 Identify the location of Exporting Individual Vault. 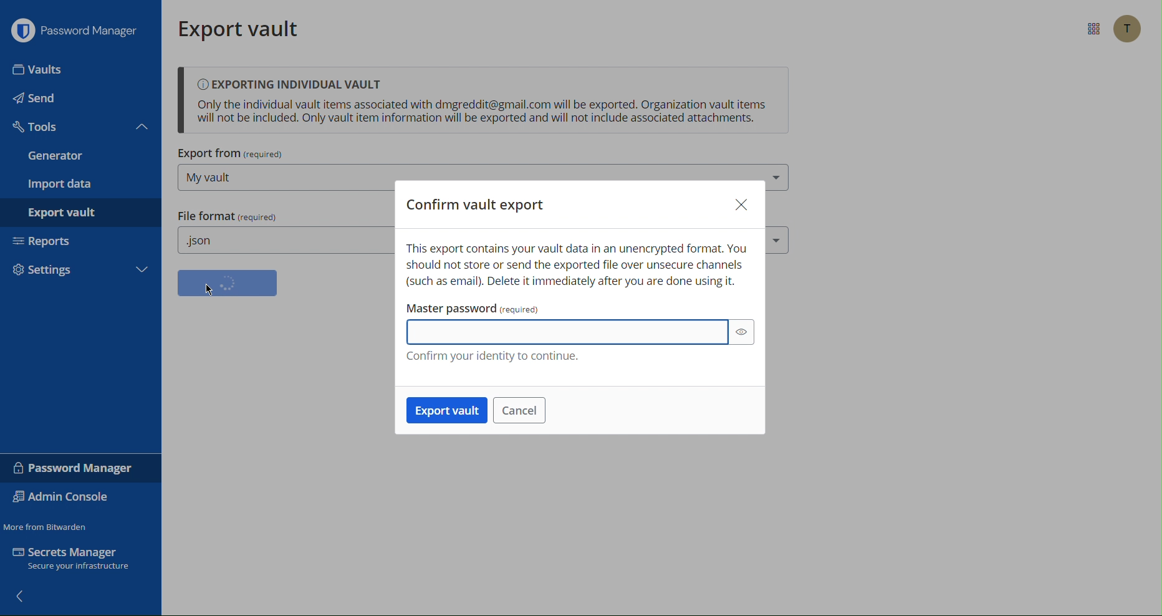
(483, 102).